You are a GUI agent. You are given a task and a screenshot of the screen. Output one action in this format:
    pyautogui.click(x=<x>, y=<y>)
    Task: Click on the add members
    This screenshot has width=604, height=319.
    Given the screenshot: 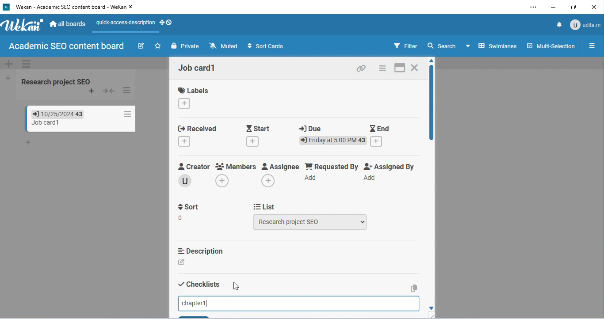 What is the action you would take?
    pyautogui.click(x=226, y=182)
    